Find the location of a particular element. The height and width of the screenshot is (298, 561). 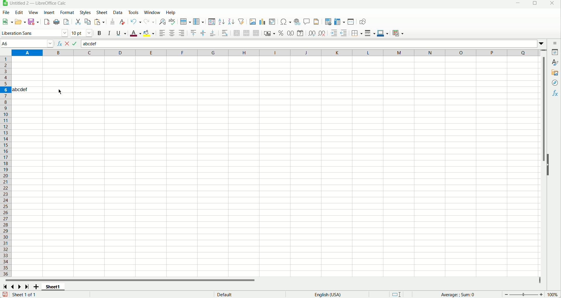

vertical scroll bar is located at coordinates (544, 163).